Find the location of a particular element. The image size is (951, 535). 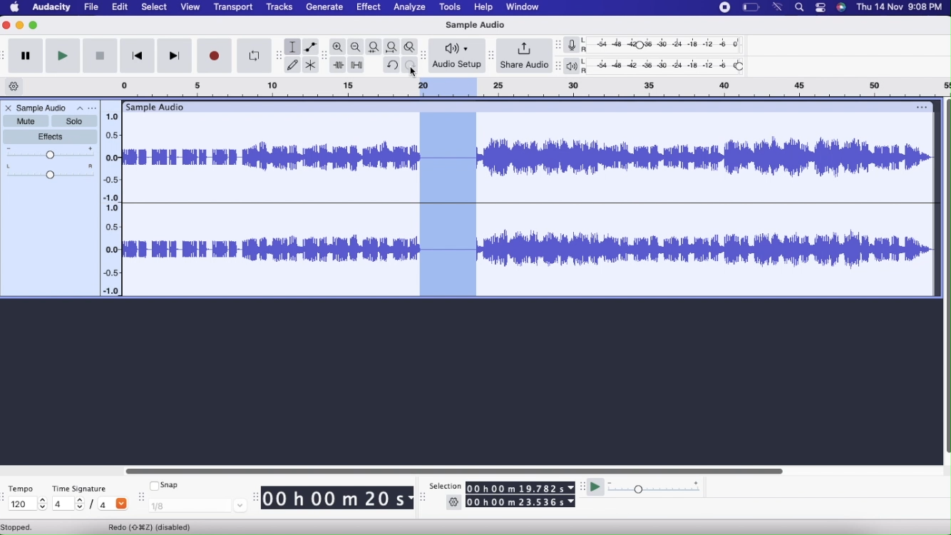

Select is located at coordinates (155, 7).